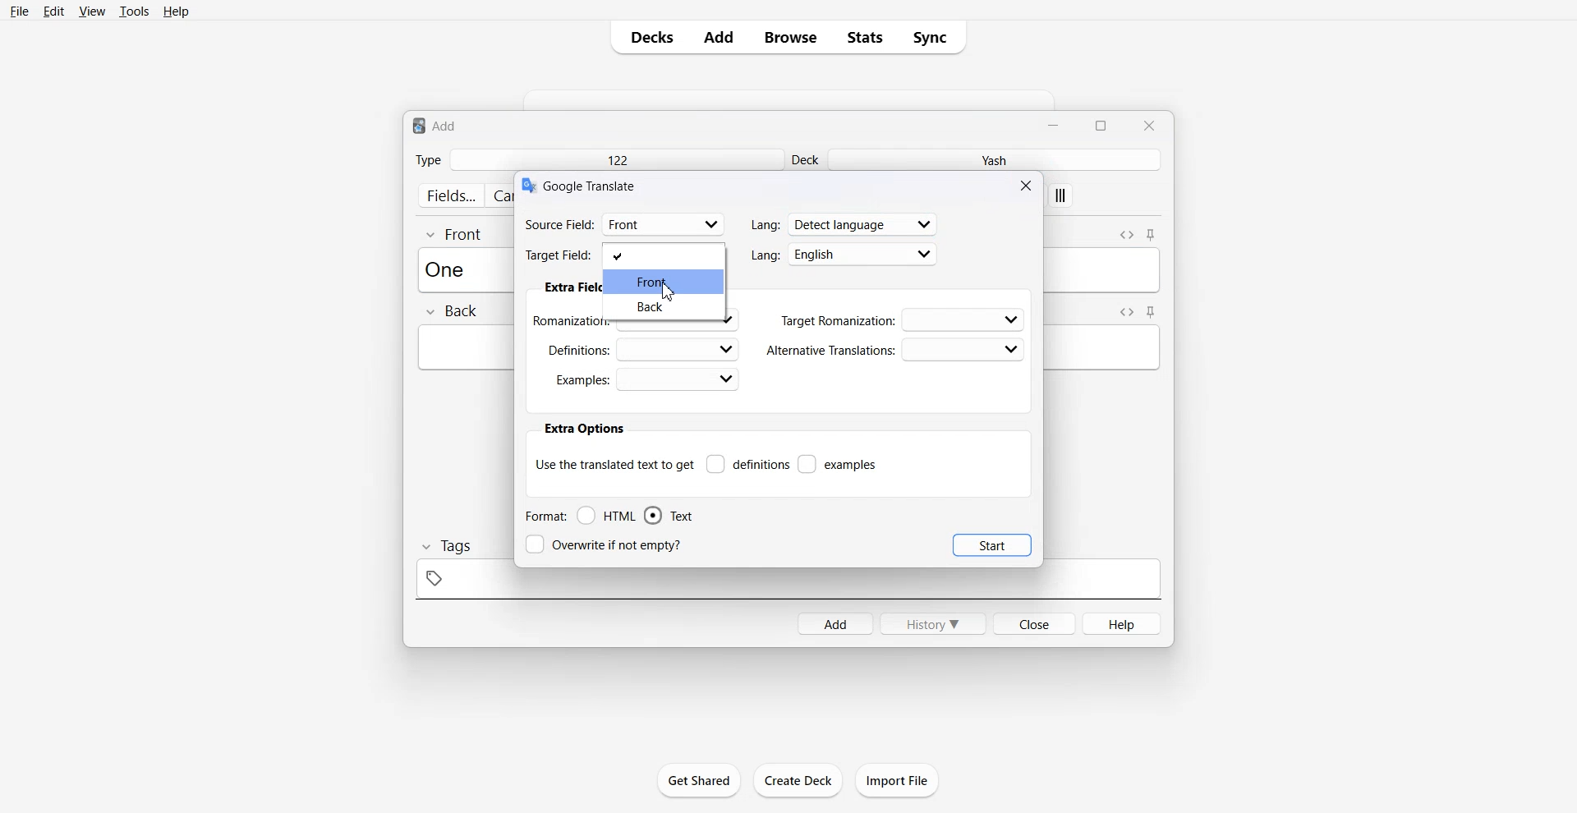 This screenshot has width=1577, height=813. What do you see at coordinates (572, 288) in the screenshot?
I see `Extra fields` at bounding box center [572, 288].